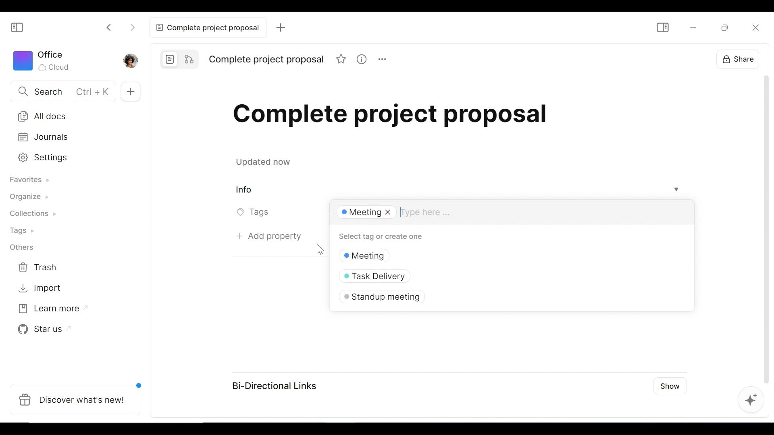  What do you see at coordinates (38, 215) in the screenshot?
I see `Collections` at bounding box center [38, 215].